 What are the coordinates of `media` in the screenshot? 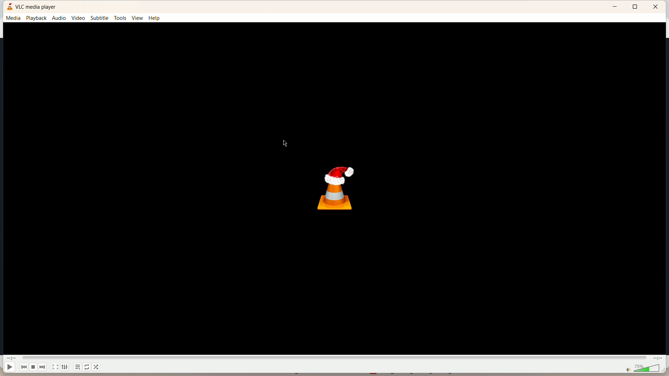 It's located at (14, 18).